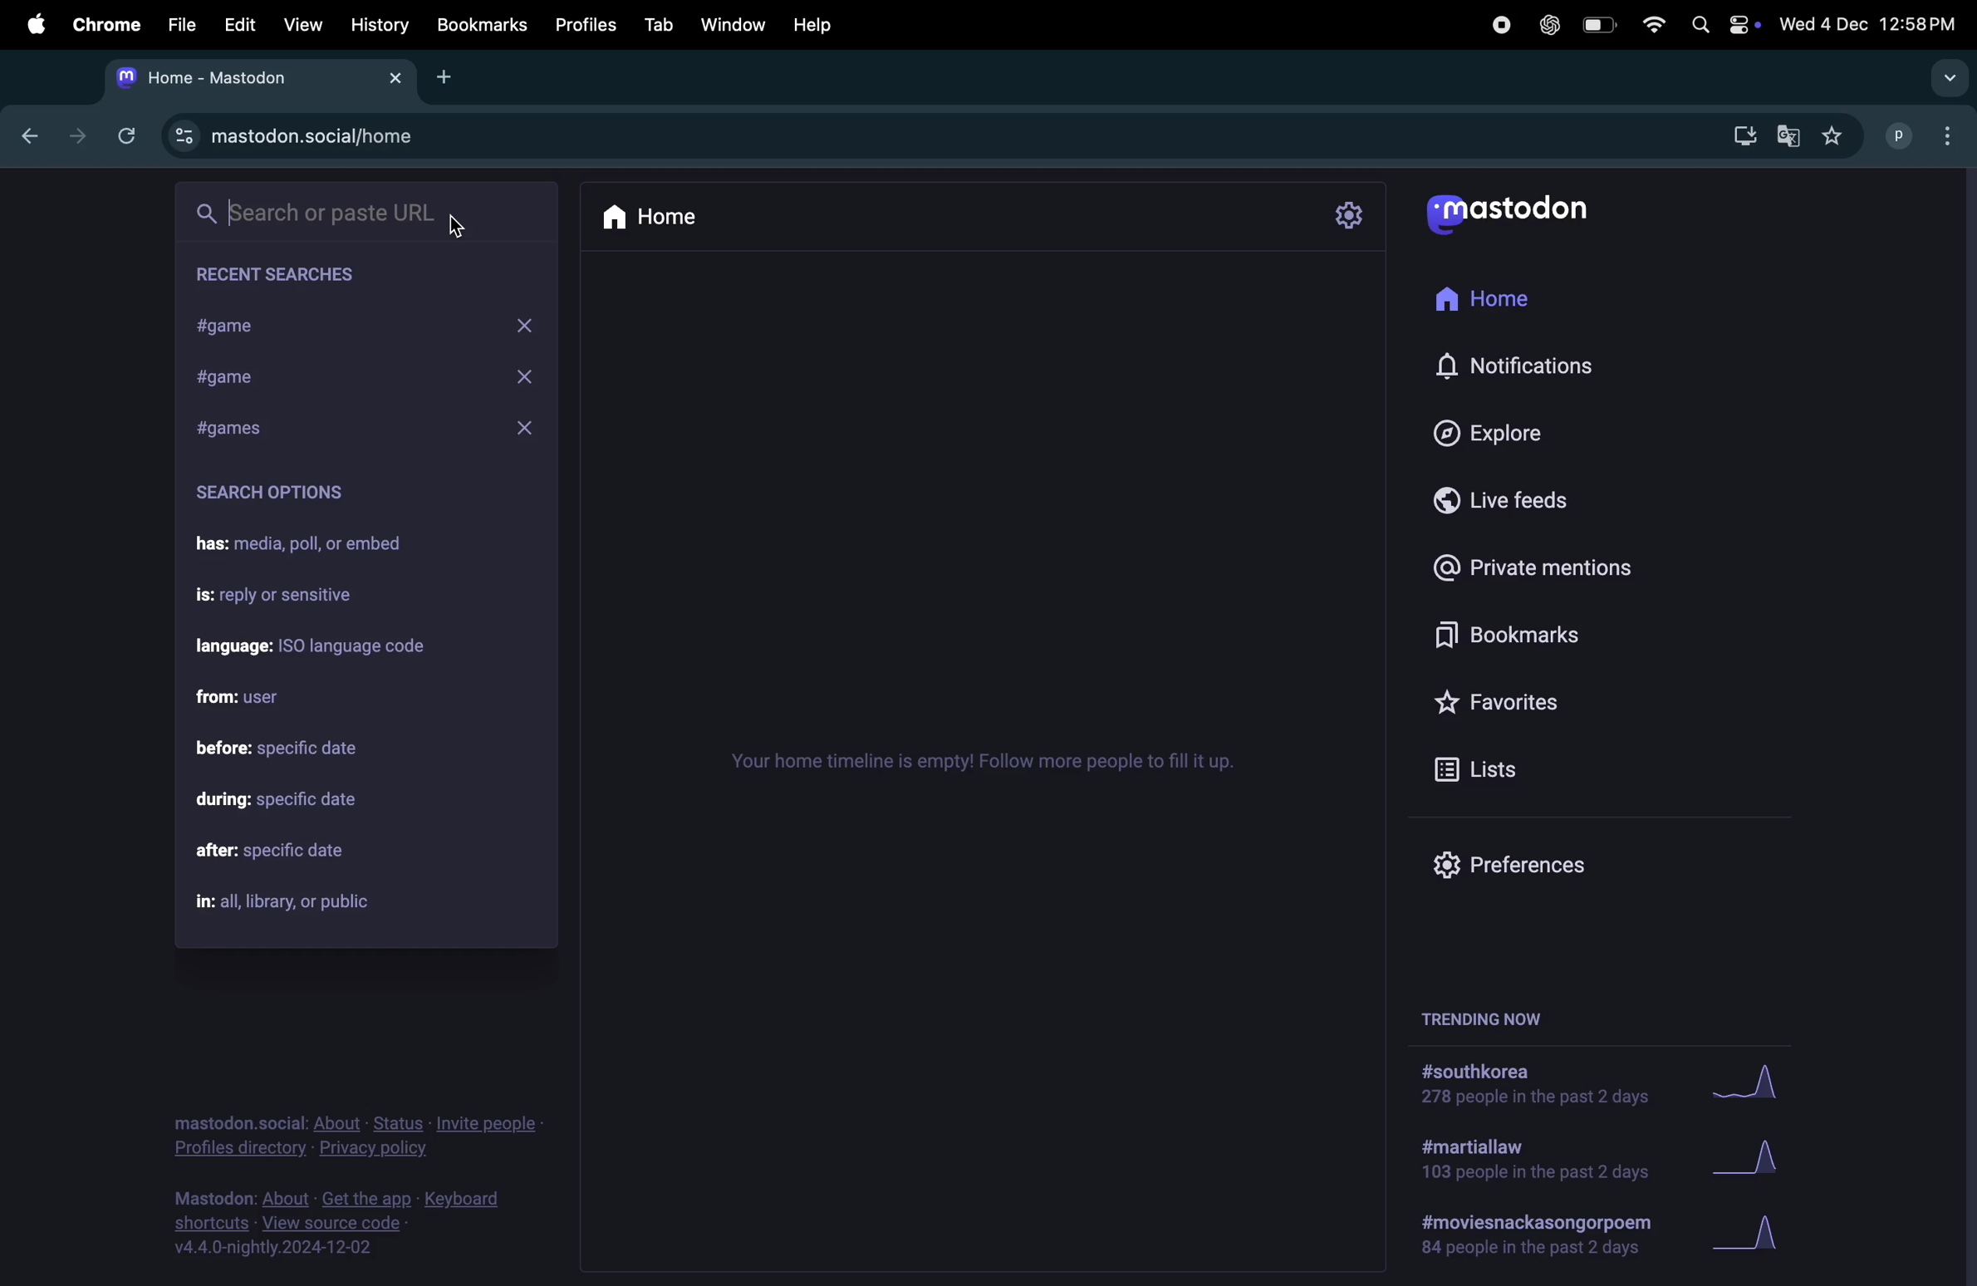 The width and height of the screenshot is (1977, 1286). What do you see at coordinates (1510, 702) in the screenshot?
I see `Favourites` at bounding box center [1510, 702].